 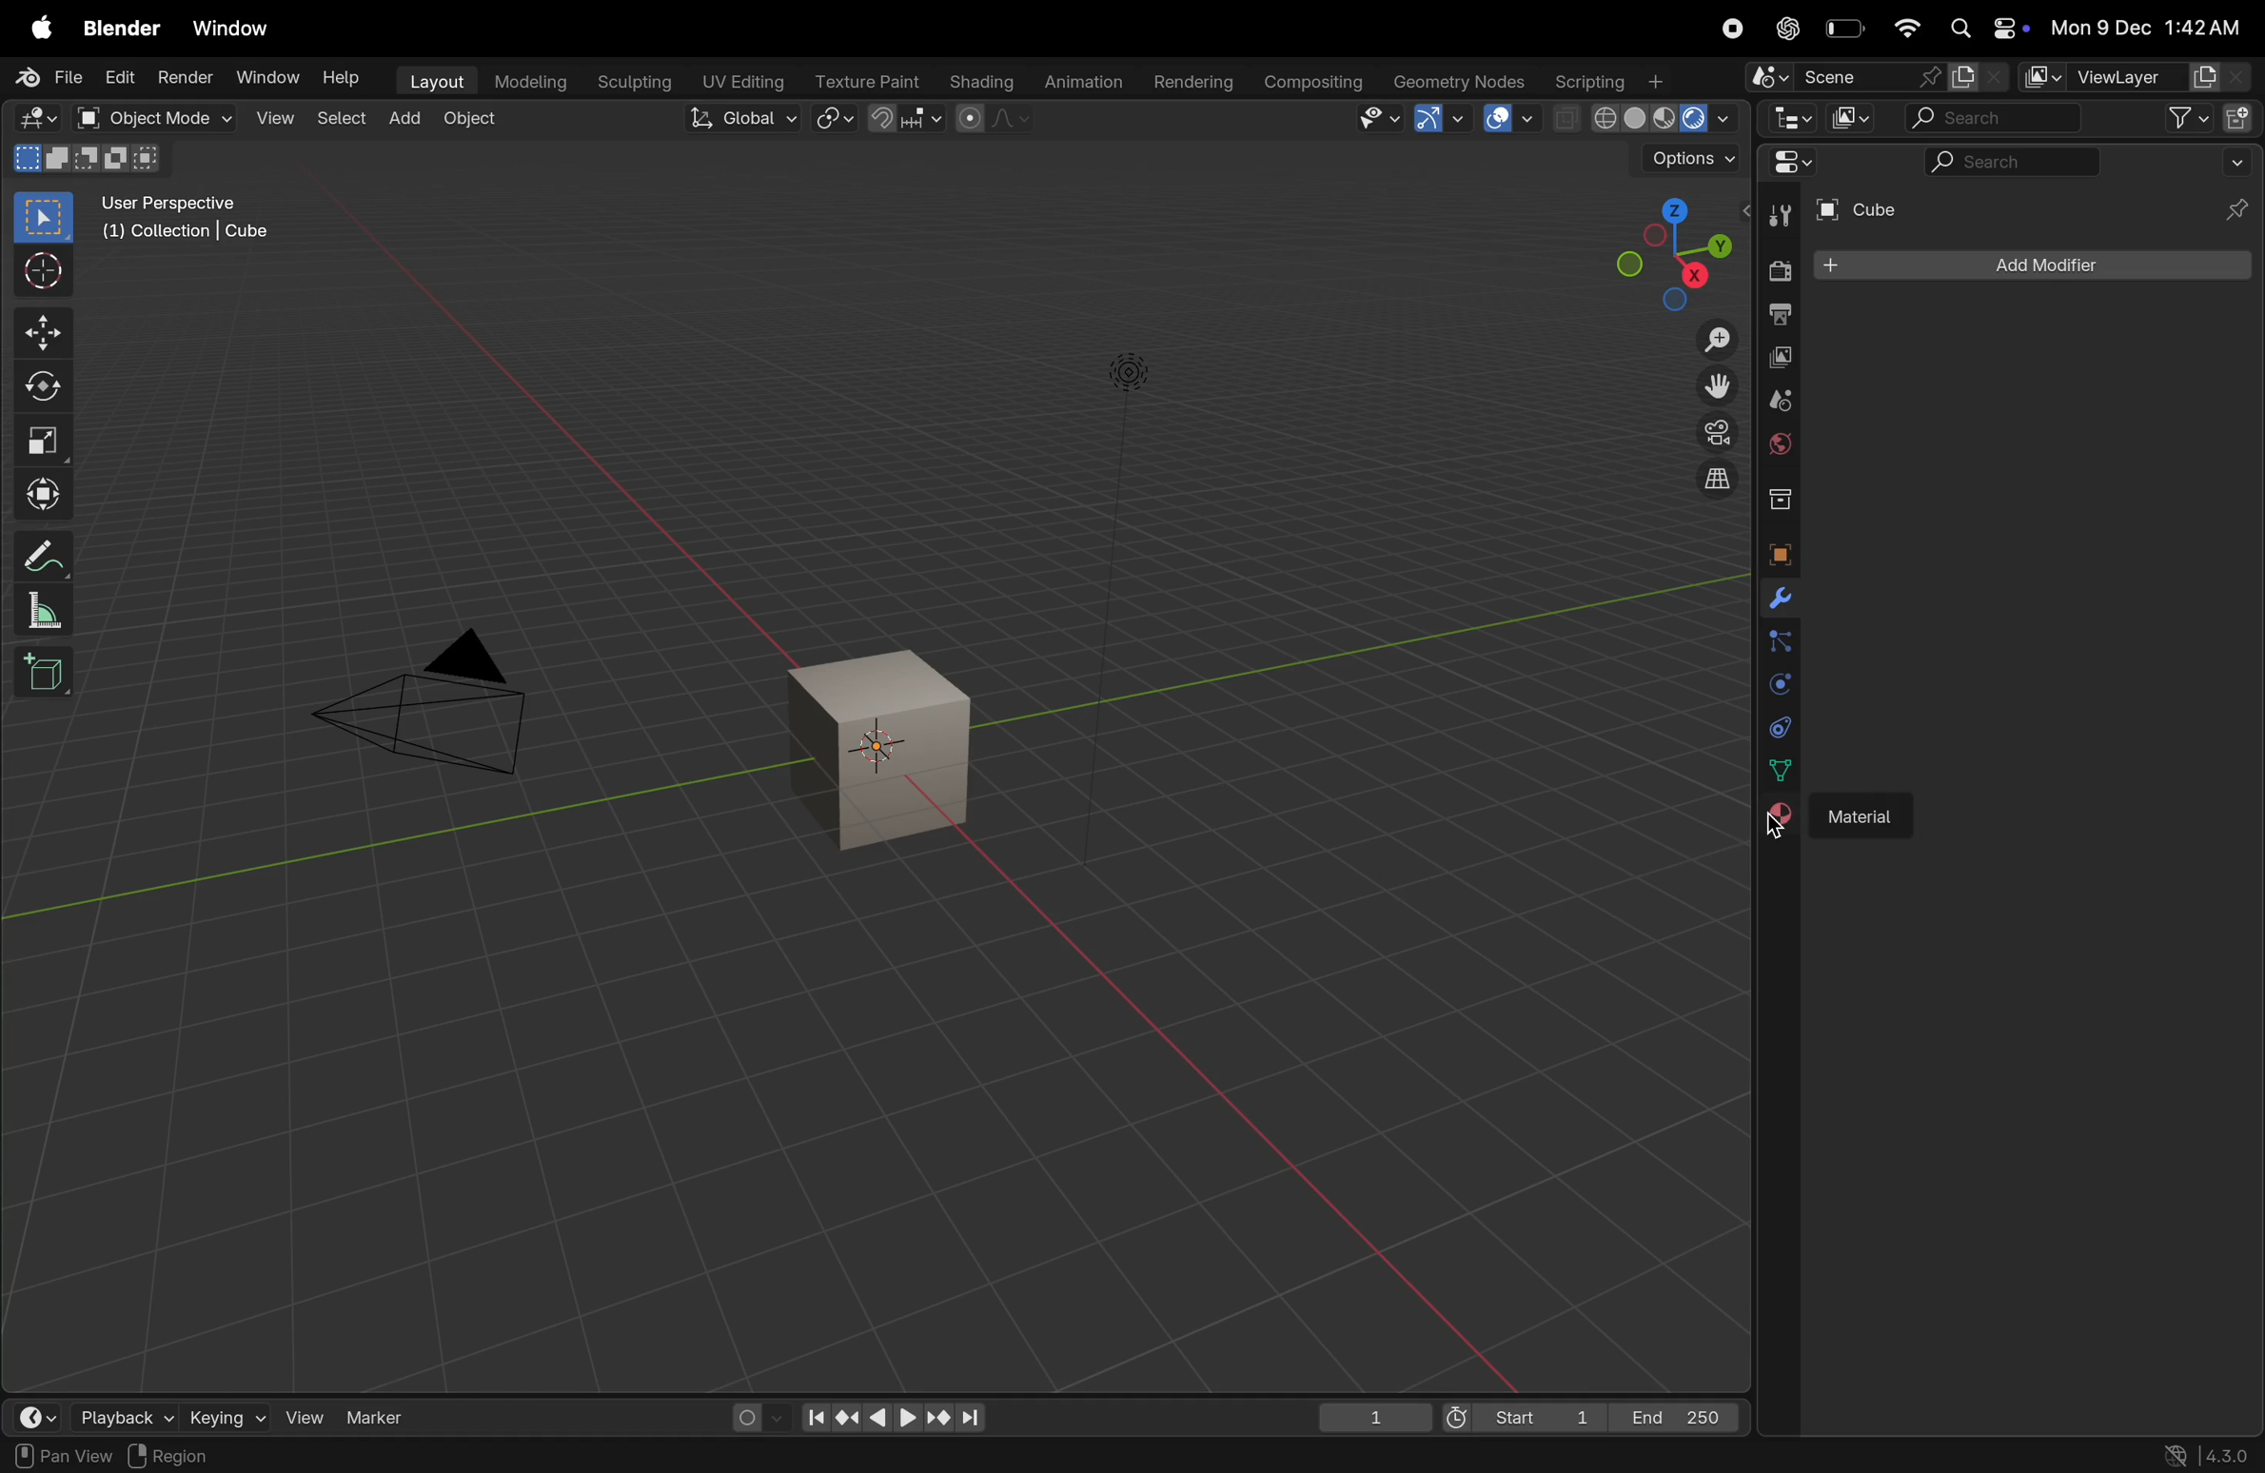 What do you see at coordinates (121, 76) in the screenshot?
I see `Edit` at bounding box center [121, 76].